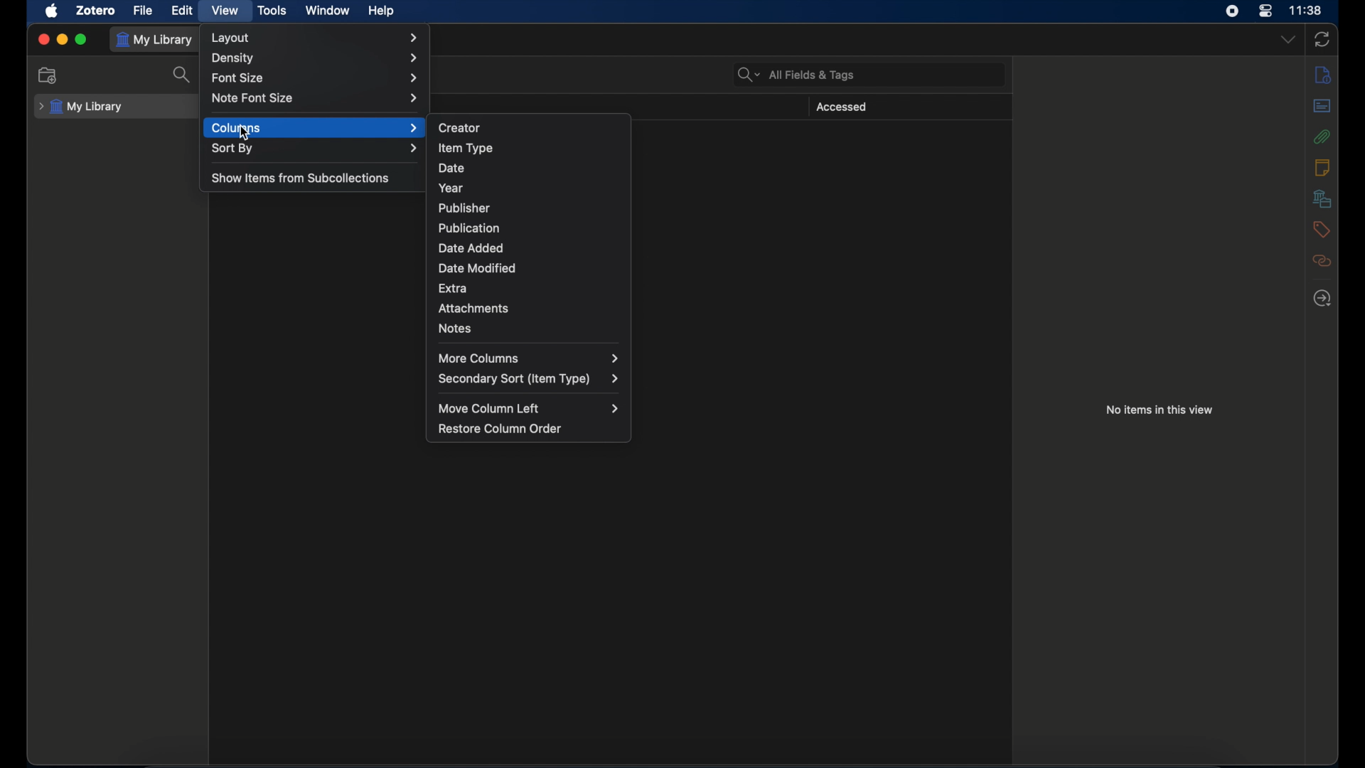  What do you see at coordinates (315, 148) in the screenshot?
I see `sort by` at bounding box center [315, 148].